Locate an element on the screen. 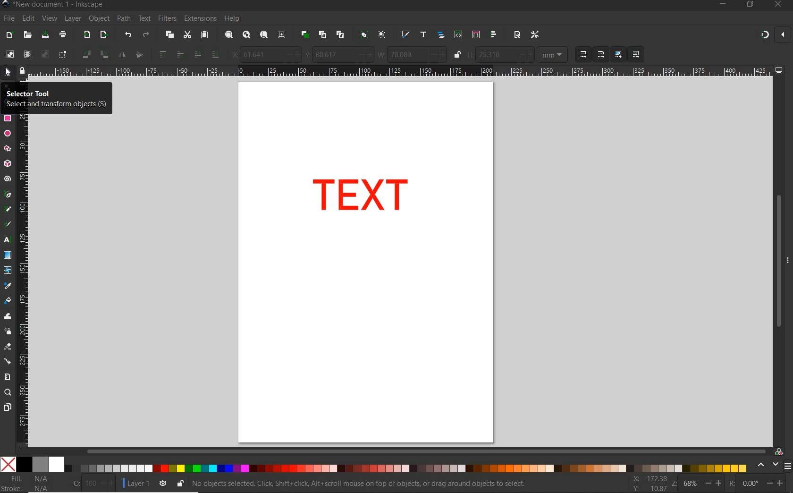 This screenshot has height=493, width=793. object rotate is located at coordinates (94, 55).